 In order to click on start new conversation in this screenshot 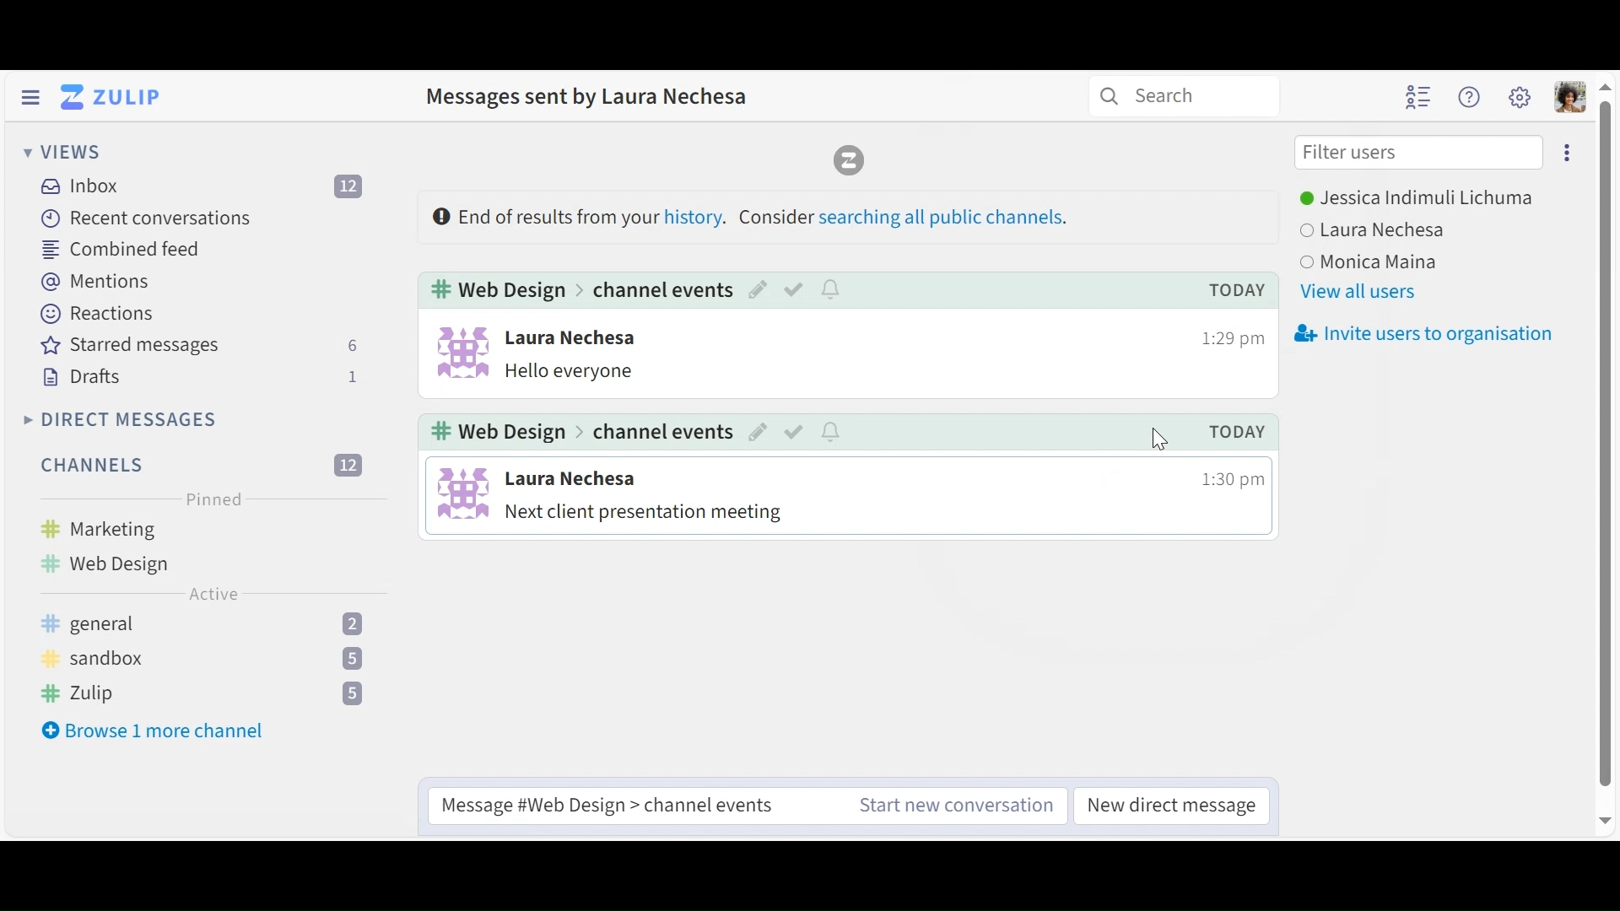, I will do `click(961, 806)`.